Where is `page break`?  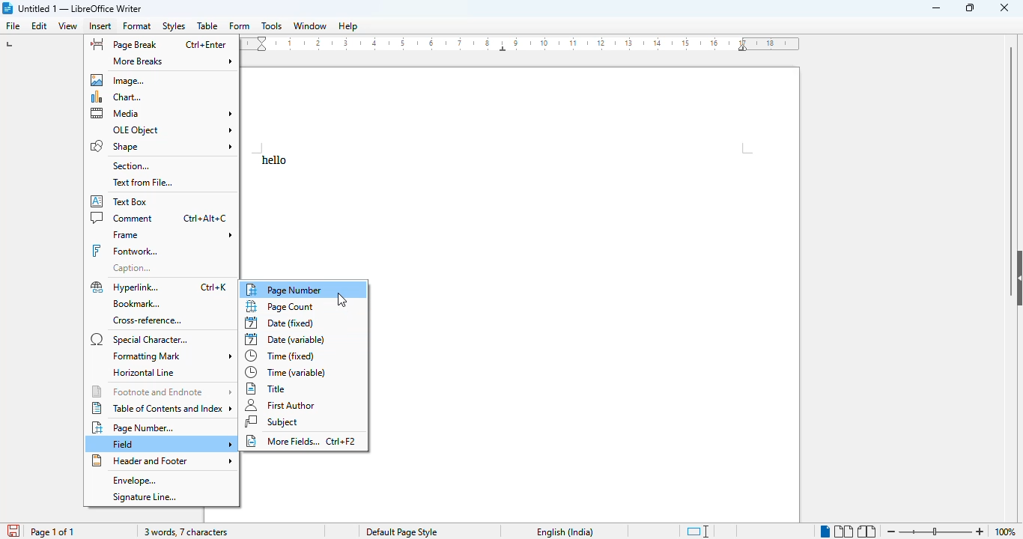 page break is located at coordinates (124, 44).